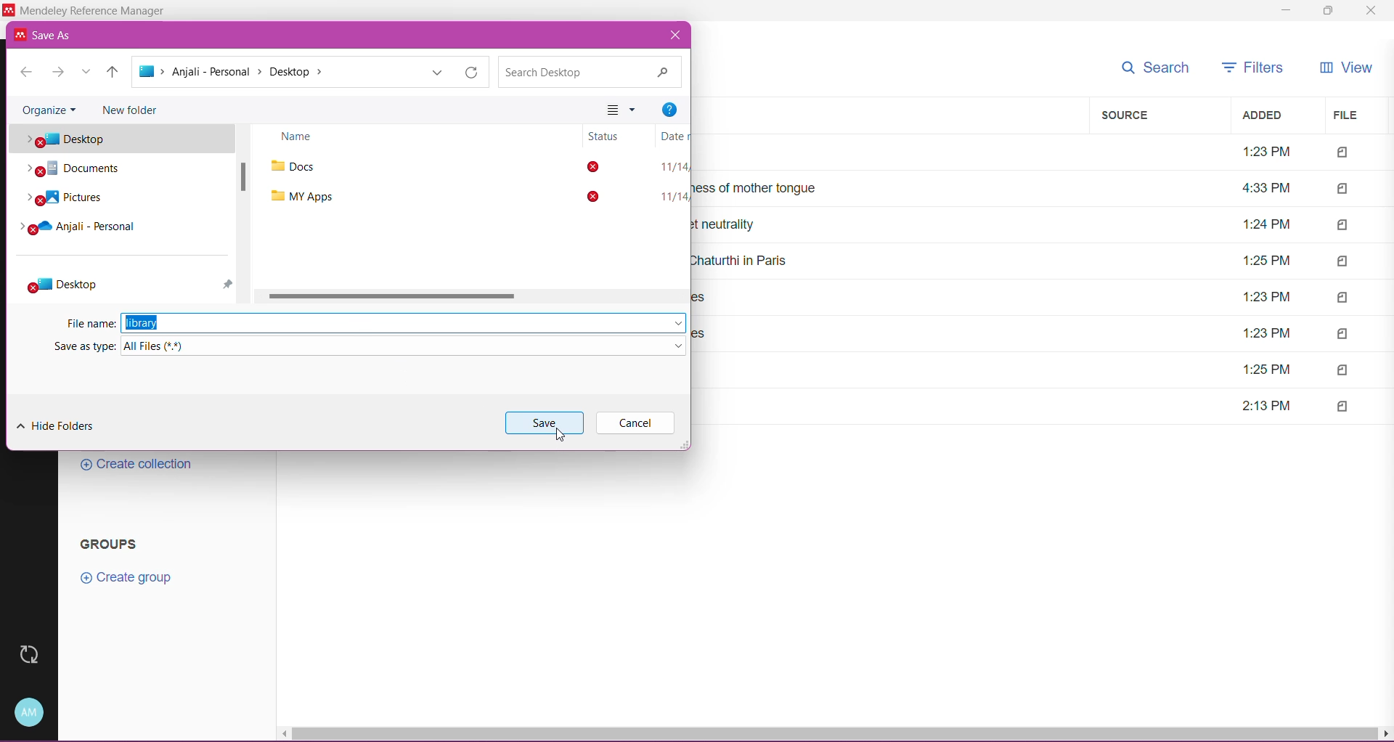 The image size is (1394, 742). What do you see at coordinates (677, 36) in the screenshot?
I see `Close` at bounding box center [677, 36].